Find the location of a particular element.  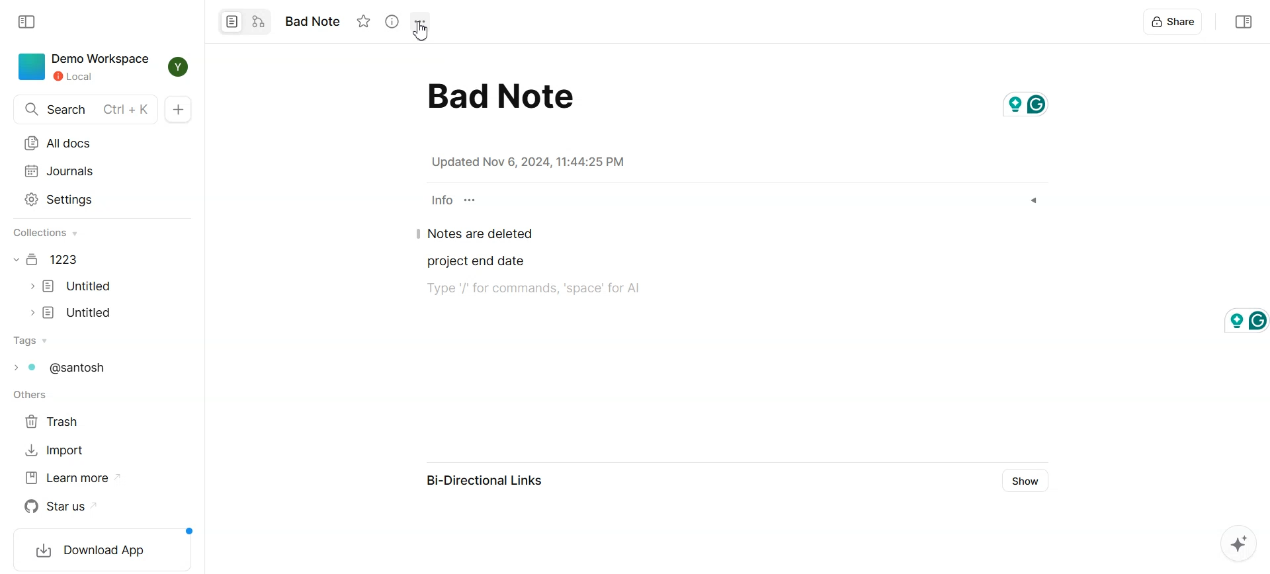

All docs is located at coordinates (86, 143).